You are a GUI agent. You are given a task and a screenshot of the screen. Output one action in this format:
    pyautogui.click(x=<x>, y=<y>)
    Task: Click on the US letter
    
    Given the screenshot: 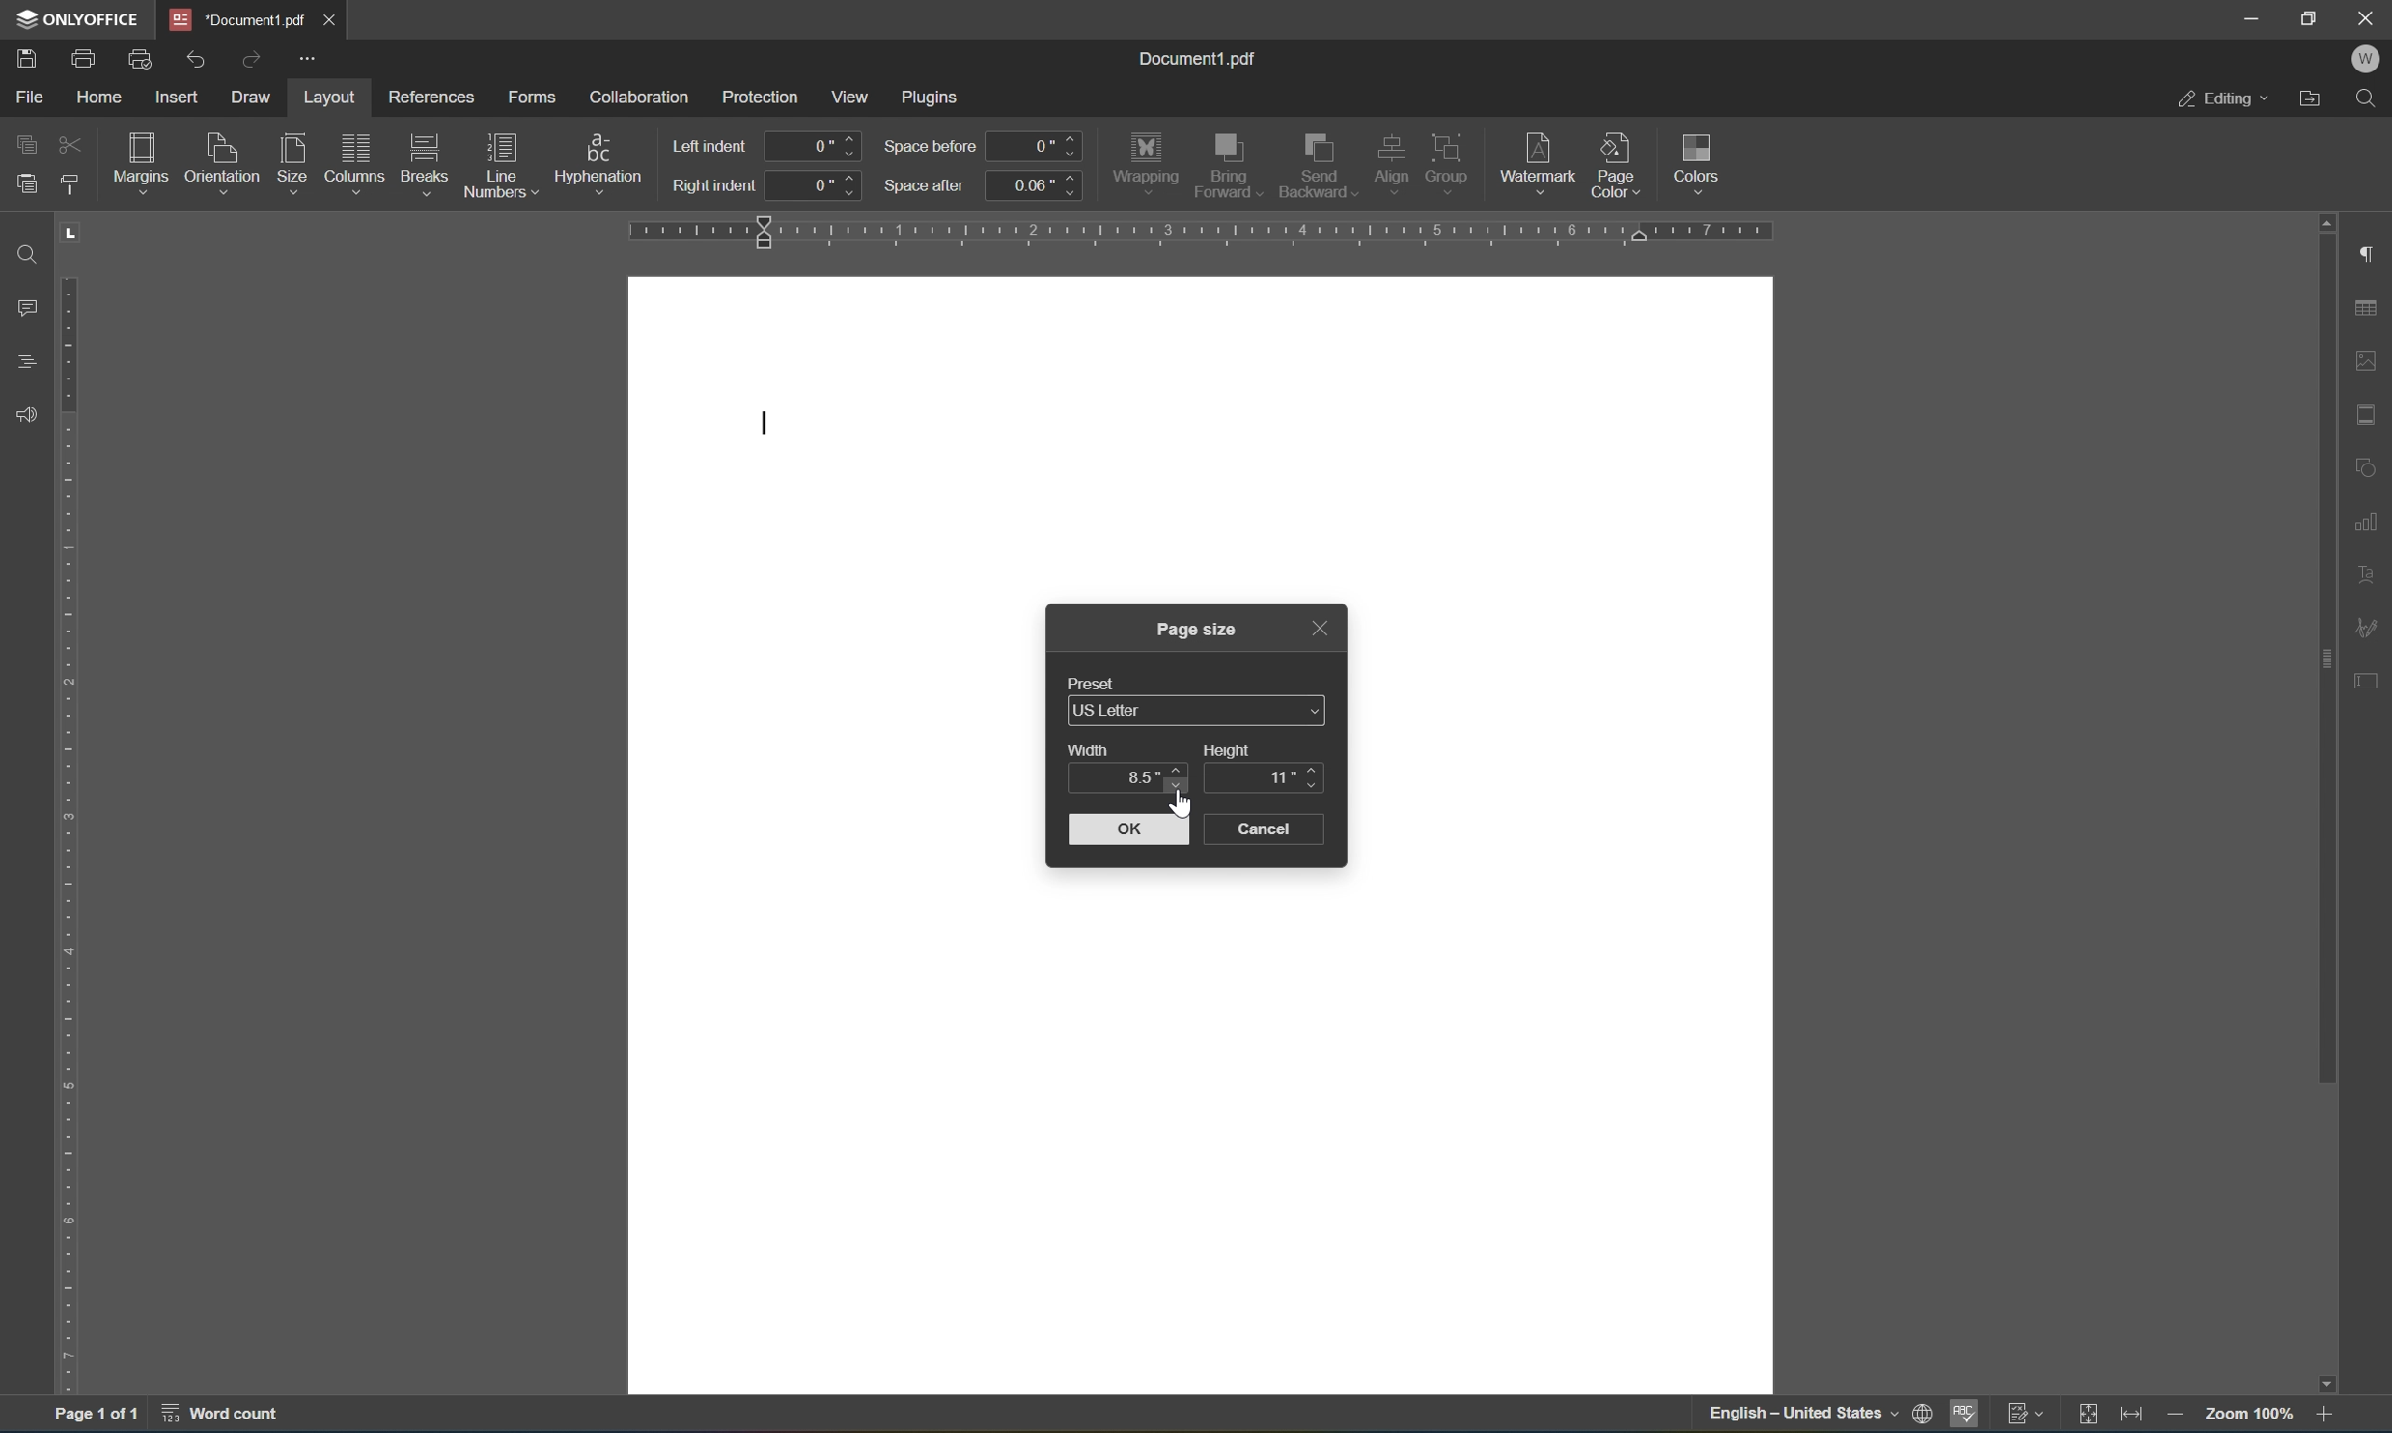 What is the action you would take?
    pyautogui.click(x=1199, y=712)
    